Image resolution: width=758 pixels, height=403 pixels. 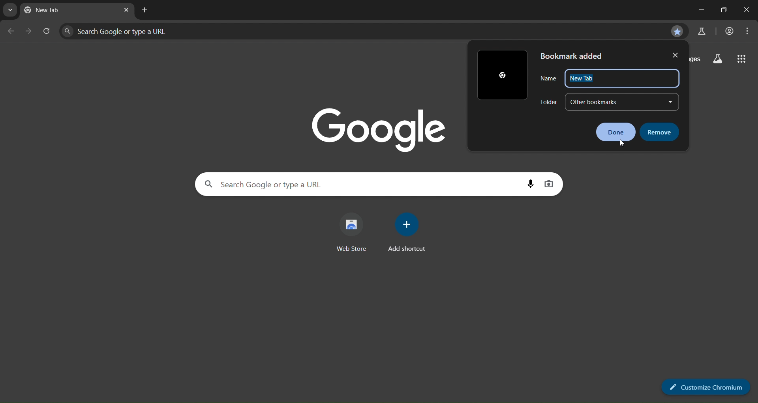 I want to click on go forward one page, so click(x=30, y=32).